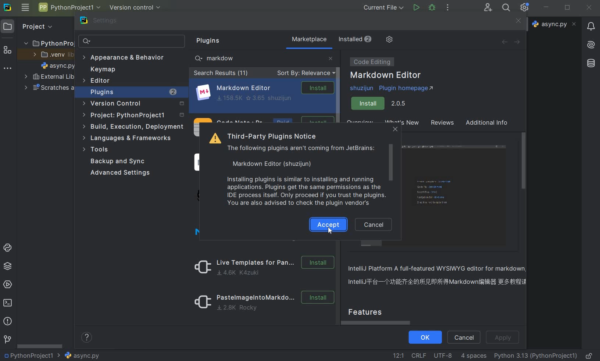 The height and width of the screenshot is (361, 600). What do you see at coordinates (211, 41) in the screenshot?
I see `plugins` at bounding box center [211, 41].